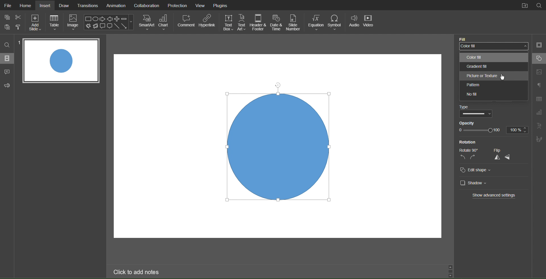  Describe the element at coordinates (25, 5) in the screenshot. I see `Home` at that location.